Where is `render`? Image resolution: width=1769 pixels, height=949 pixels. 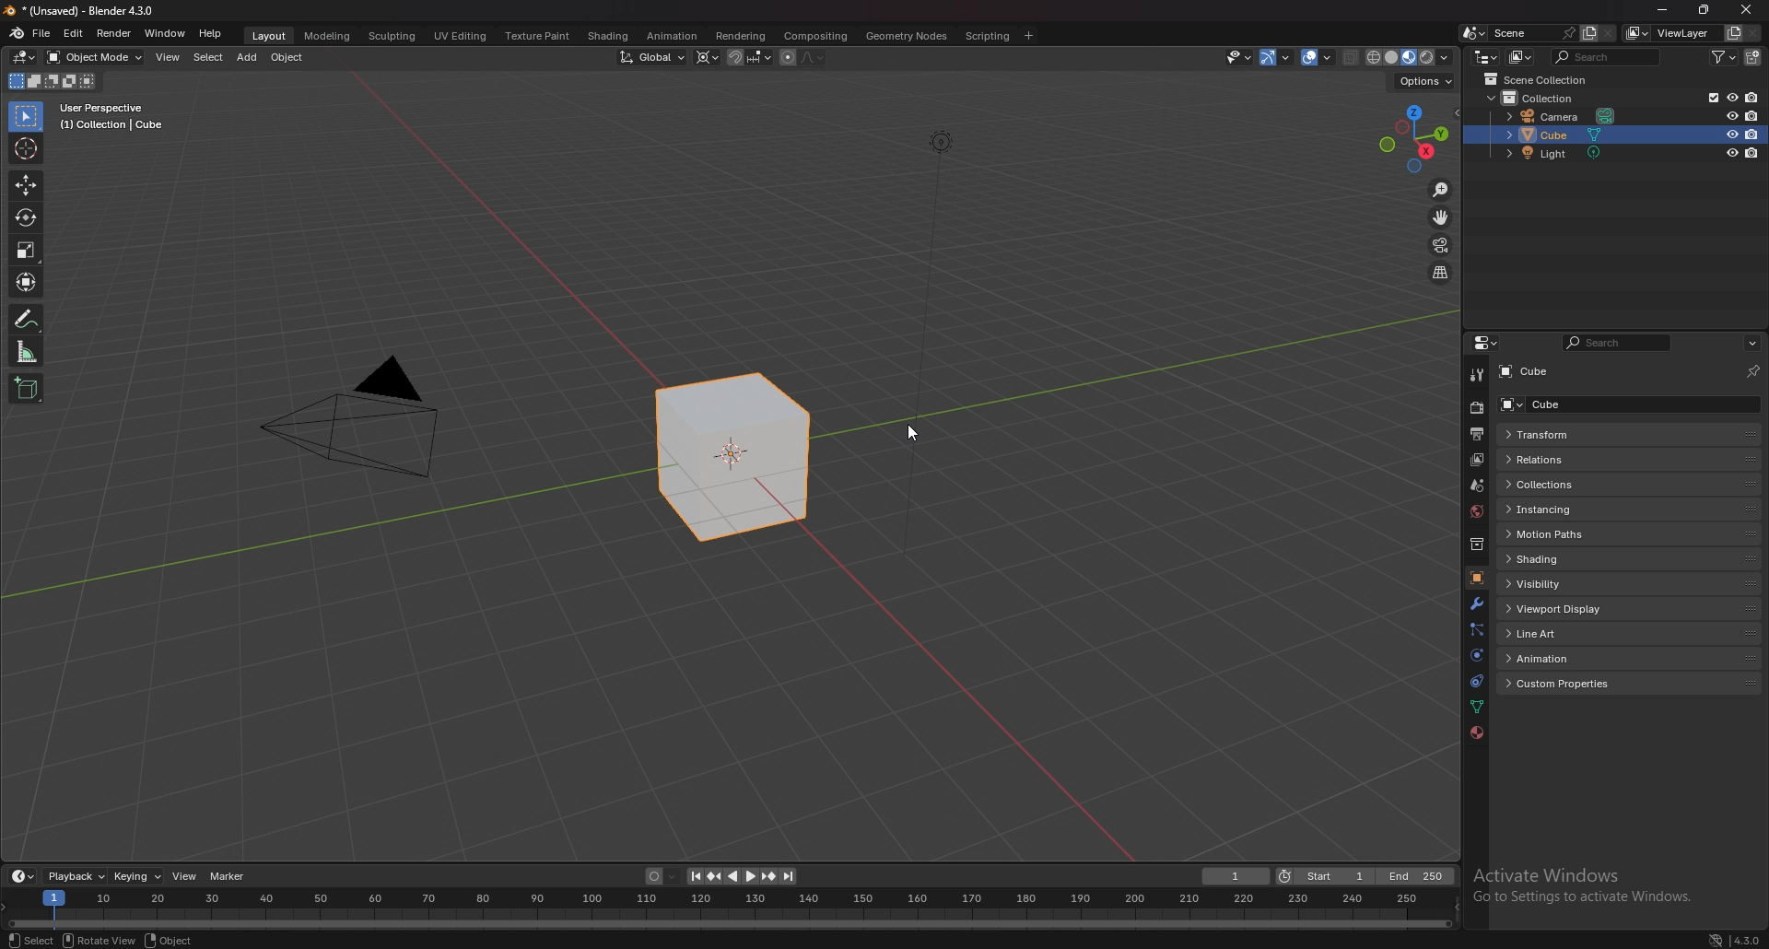
render is located at coordinates (113, 33).